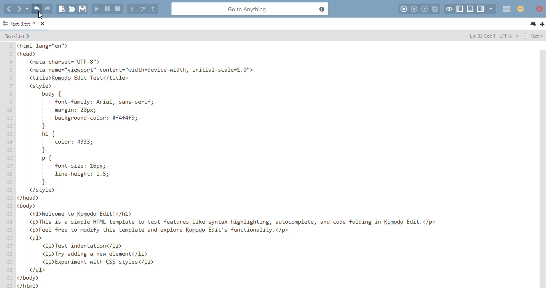  What do you see at coordinates (72, 9) in the screenshot?
I see `open file` at bounding box center [72, 9].